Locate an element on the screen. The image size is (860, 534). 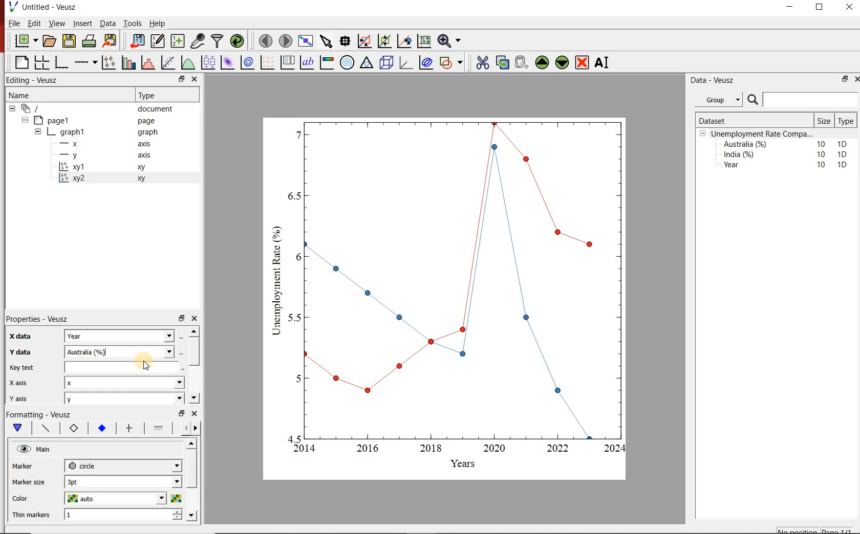
plot points with lines and errorbars is located at coordinates (109, 62).